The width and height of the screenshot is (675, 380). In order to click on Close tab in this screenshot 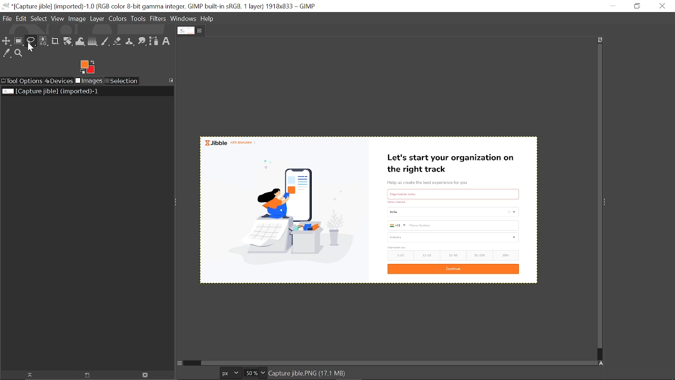, I will do `click(201, 31)`.